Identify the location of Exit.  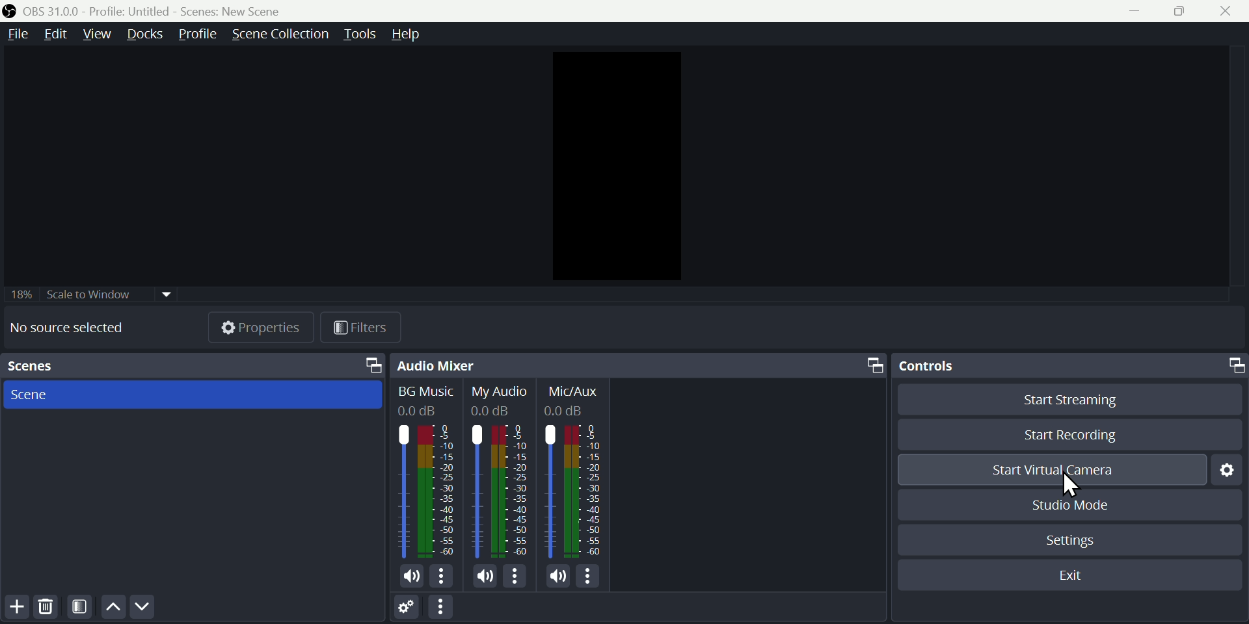
(1069, 577).